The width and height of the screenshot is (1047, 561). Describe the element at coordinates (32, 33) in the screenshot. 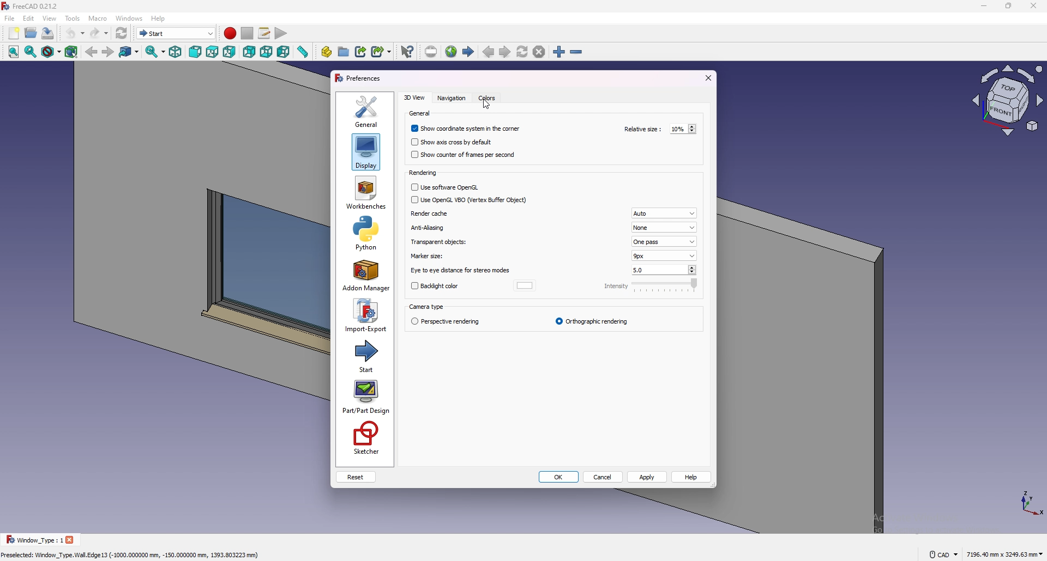

I see `open` at that location.